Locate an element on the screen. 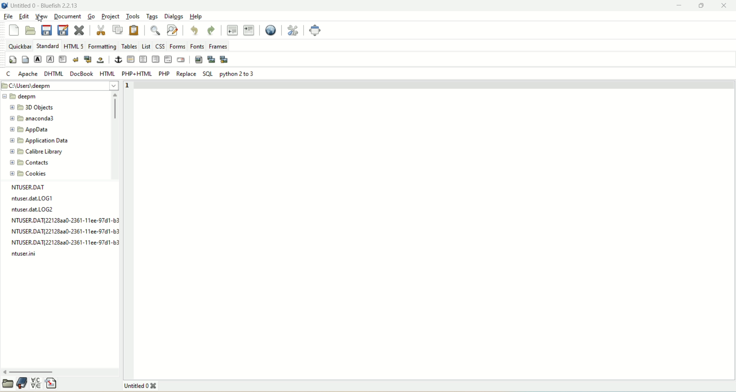 This screenshot has height=392, width=736. title is located at coordinates (140, 386).